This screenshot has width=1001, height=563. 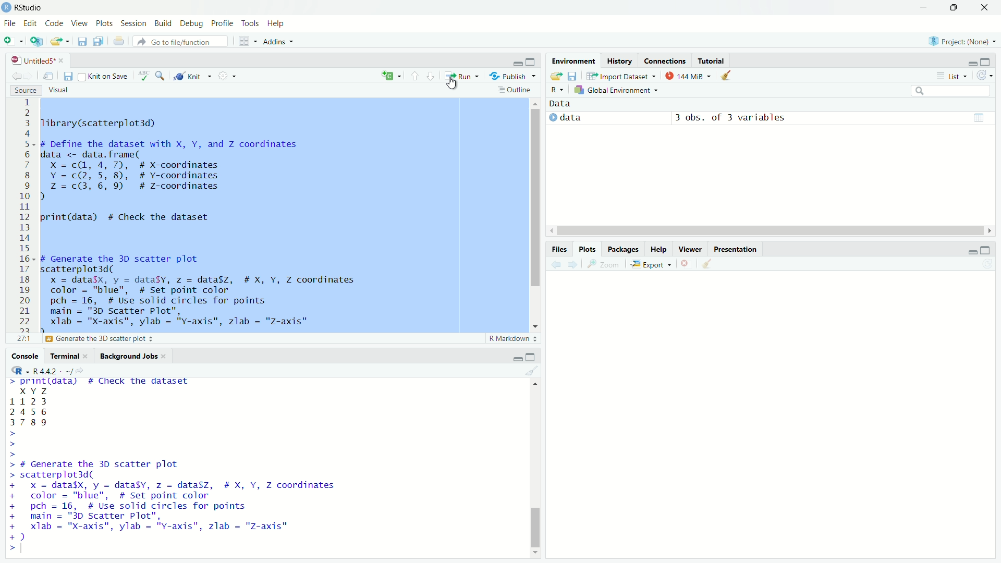 I want to click on library (scatterplot3d), so click(x=100, y=123).